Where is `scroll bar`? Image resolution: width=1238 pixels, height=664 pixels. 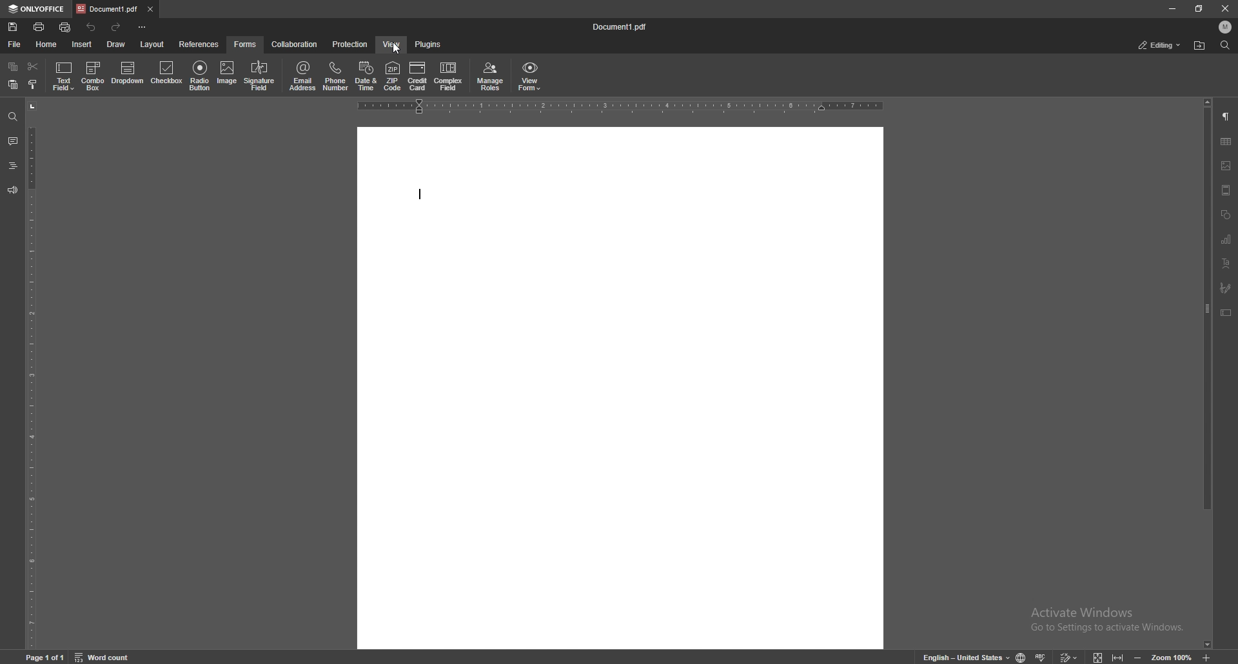 scroll bar is located at coordinates (1207, 374).